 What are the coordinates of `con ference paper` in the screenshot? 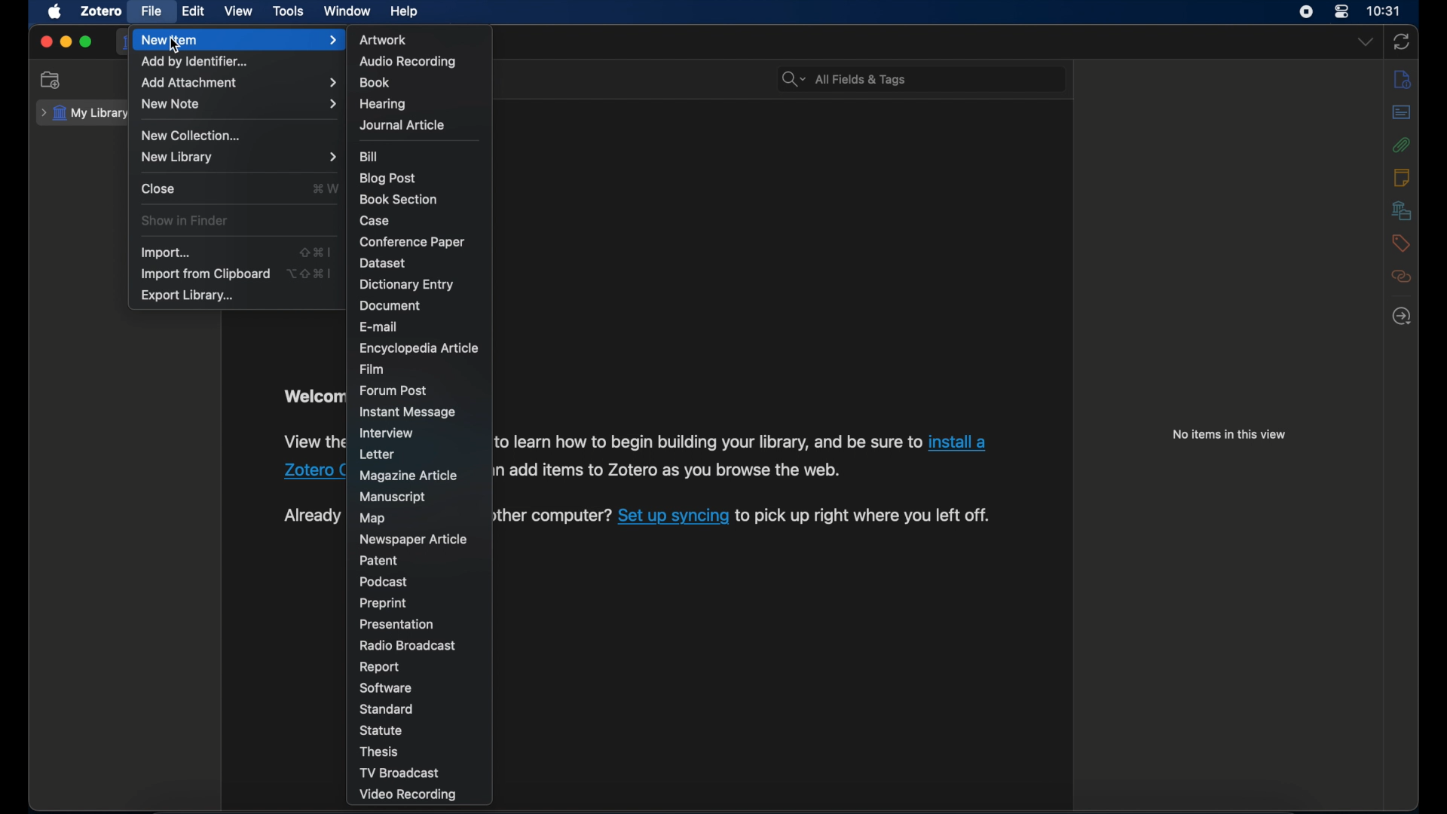 It's located at (411, 241).